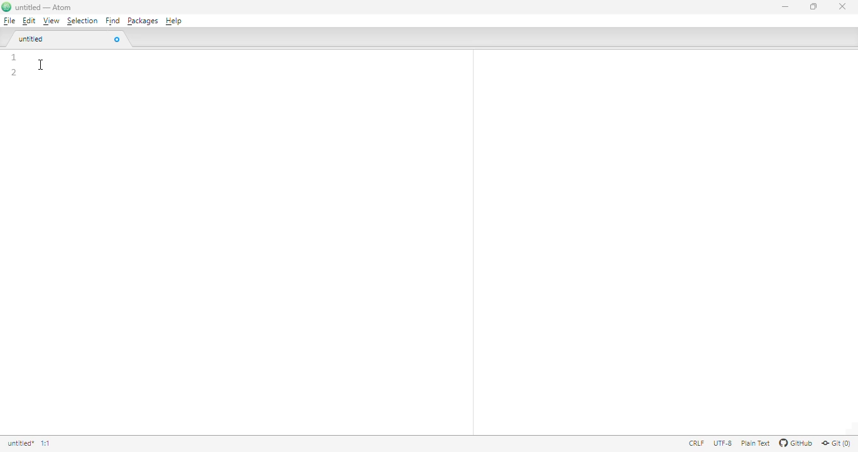 The width and height of the screenshot is (858, 452). I want to click on CRLF, so click(695, 444).